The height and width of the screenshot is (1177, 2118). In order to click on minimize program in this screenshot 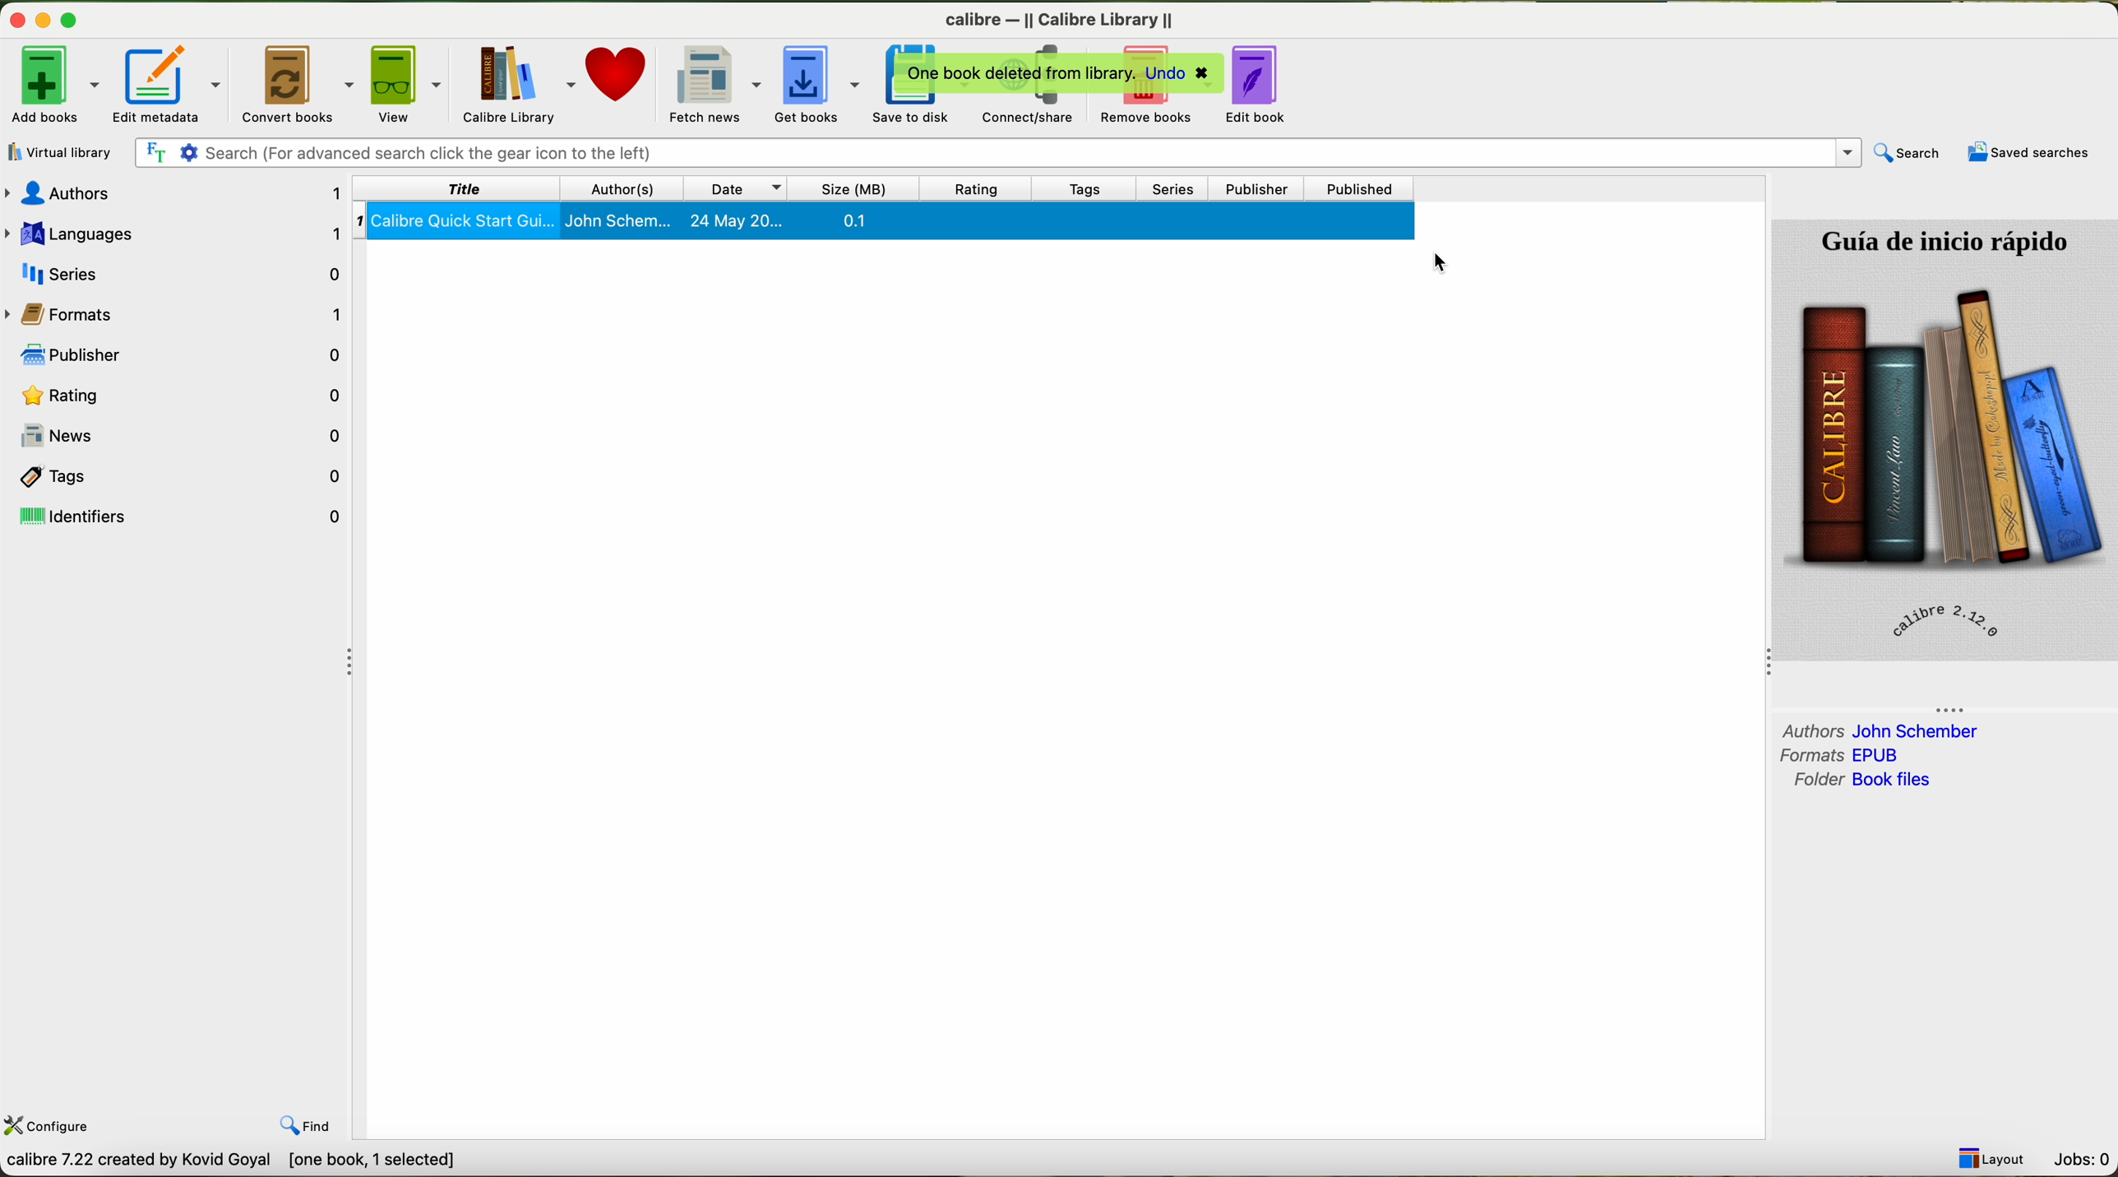, I will do `click(42, 21)`.